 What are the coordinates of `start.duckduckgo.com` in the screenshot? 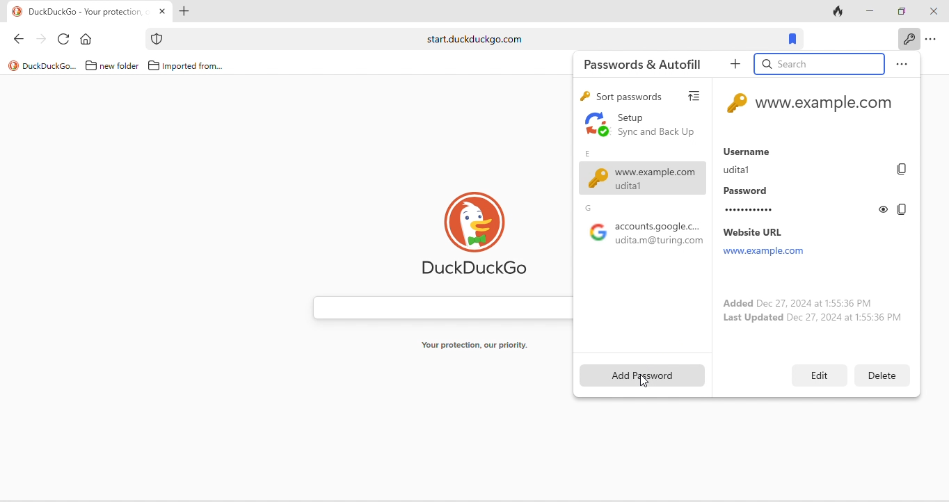 It's located at (473, 39).